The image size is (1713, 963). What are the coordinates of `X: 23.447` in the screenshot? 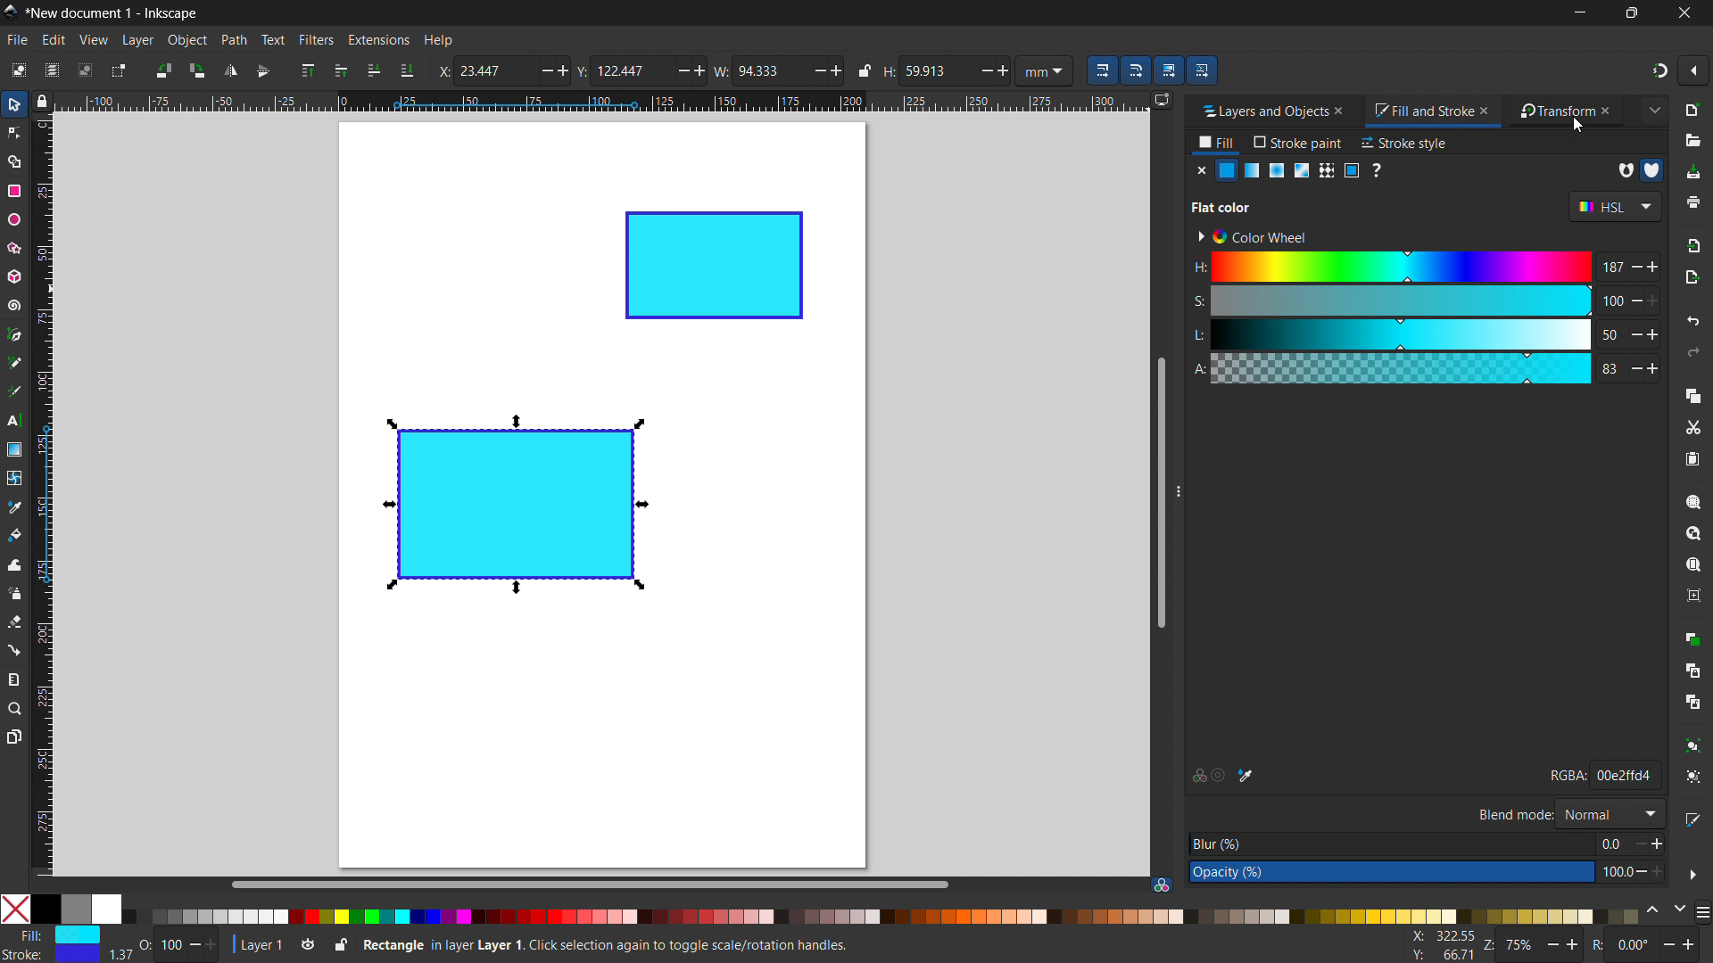 It's located at (482, 70).